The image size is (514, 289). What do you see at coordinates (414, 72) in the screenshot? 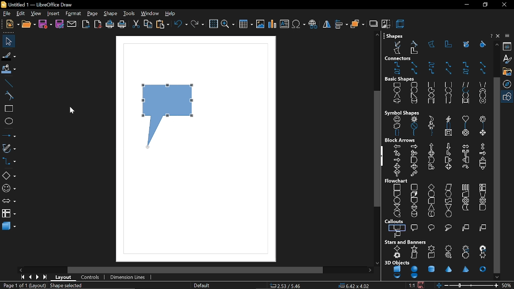
I see `line connector` at bounding box center [414, 72].